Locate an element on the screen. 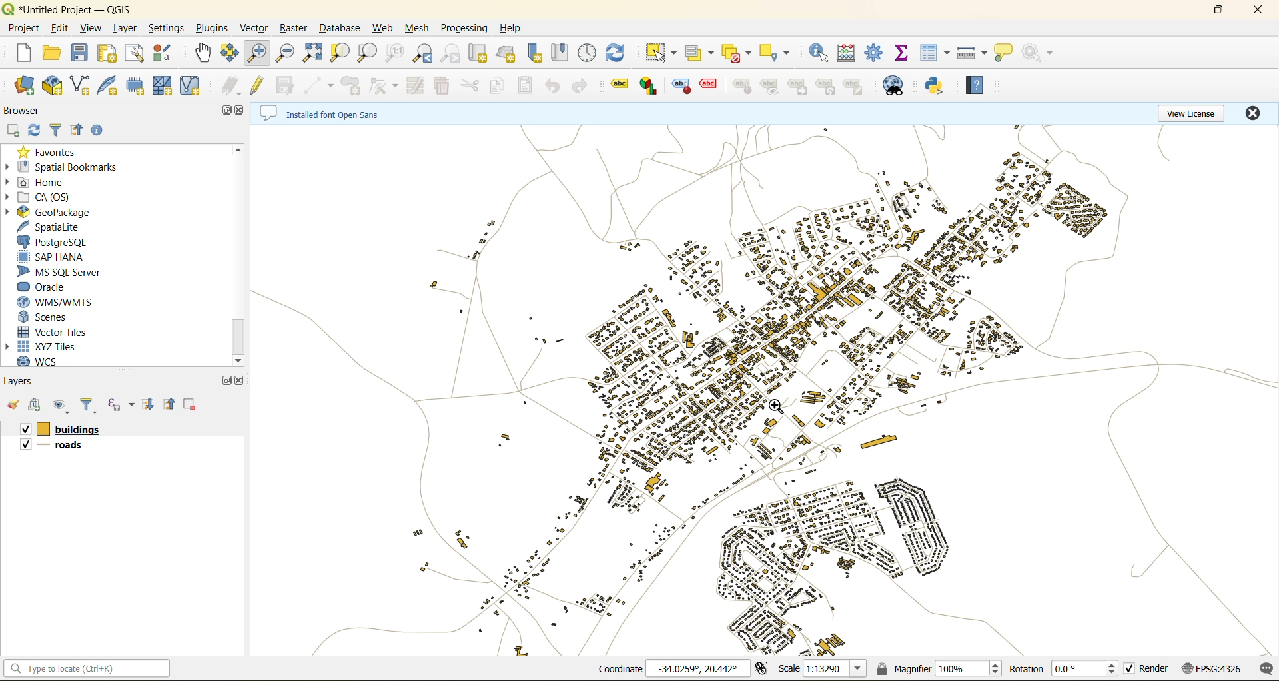  home is located at coordinates (46, 181).